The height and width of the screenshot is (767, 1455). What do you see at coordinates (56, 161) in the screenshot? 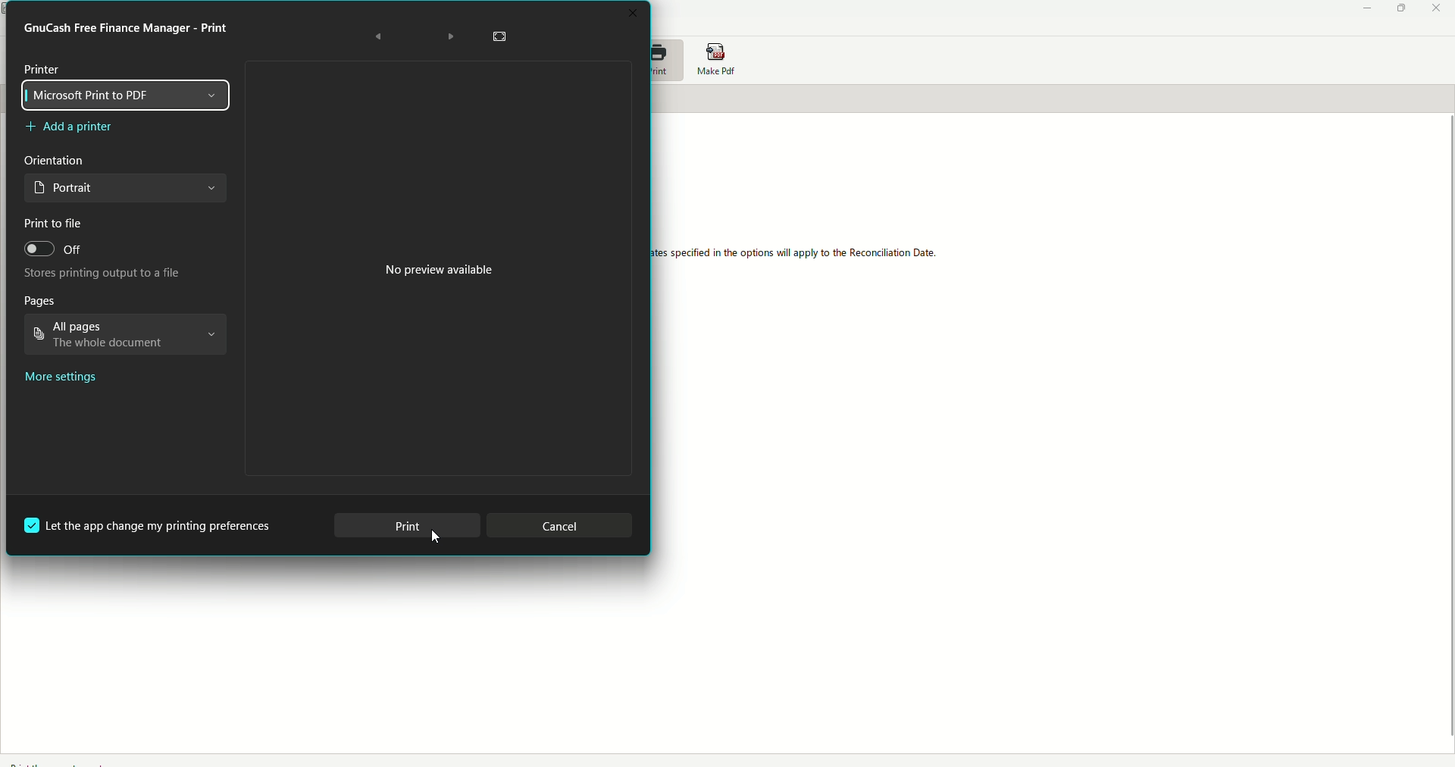
I see `Orientation` at bounding box center [56, 161].